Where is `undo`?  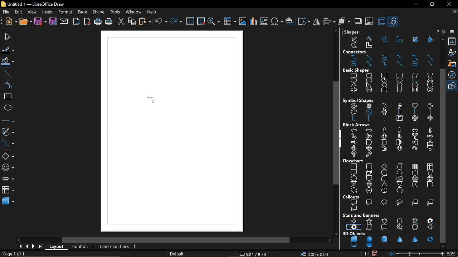 undo is located at coordinates (161, 22).